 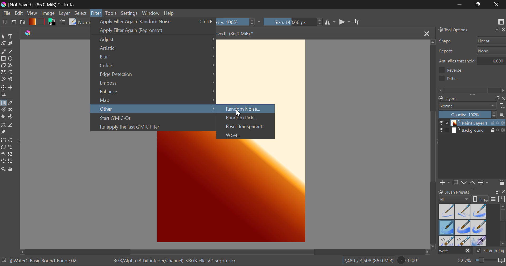 I want to click on Freehand Path Tool, so click(x=12, y=73).